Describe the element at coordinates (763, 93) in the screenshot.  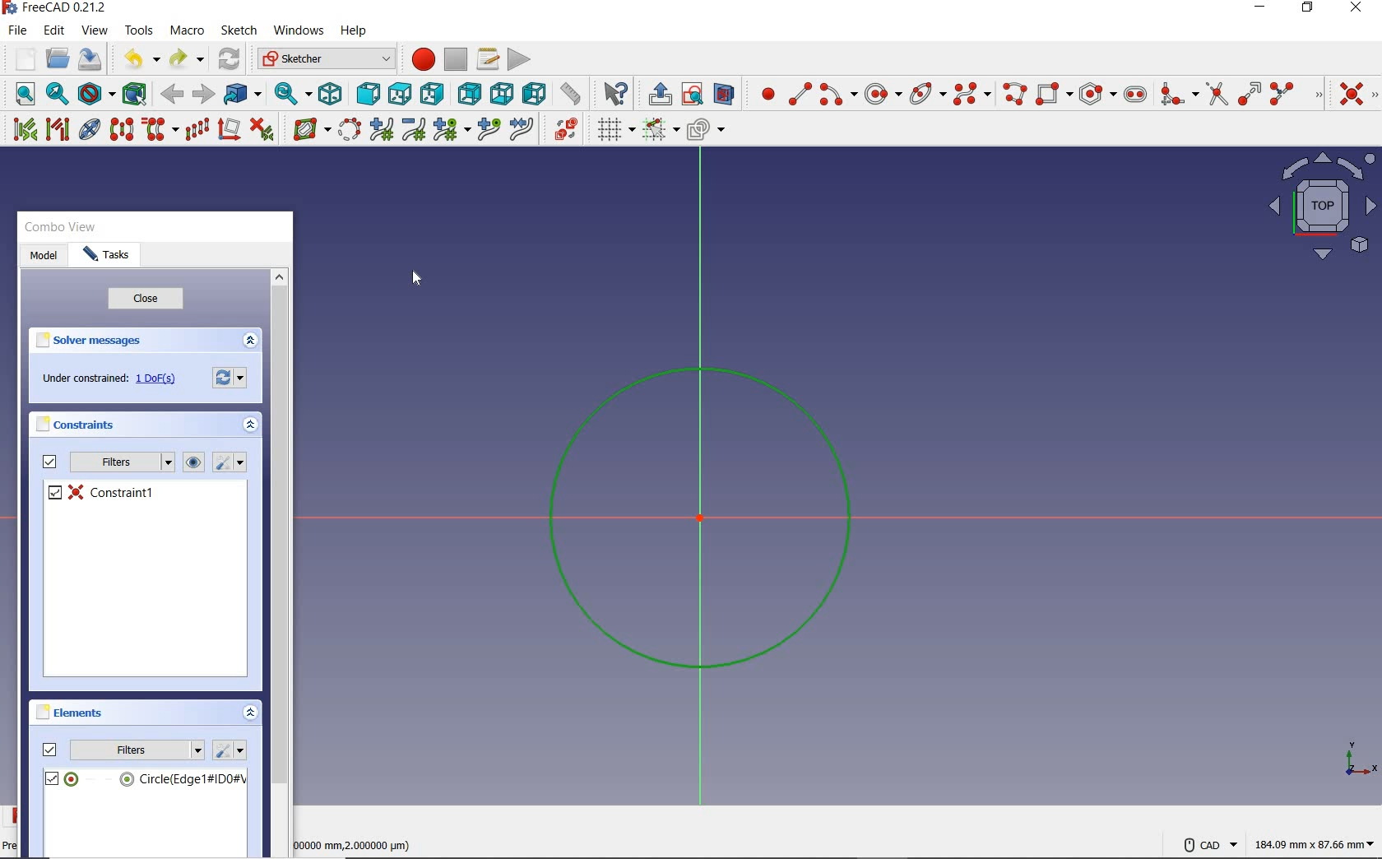
I see `create point` at that location.